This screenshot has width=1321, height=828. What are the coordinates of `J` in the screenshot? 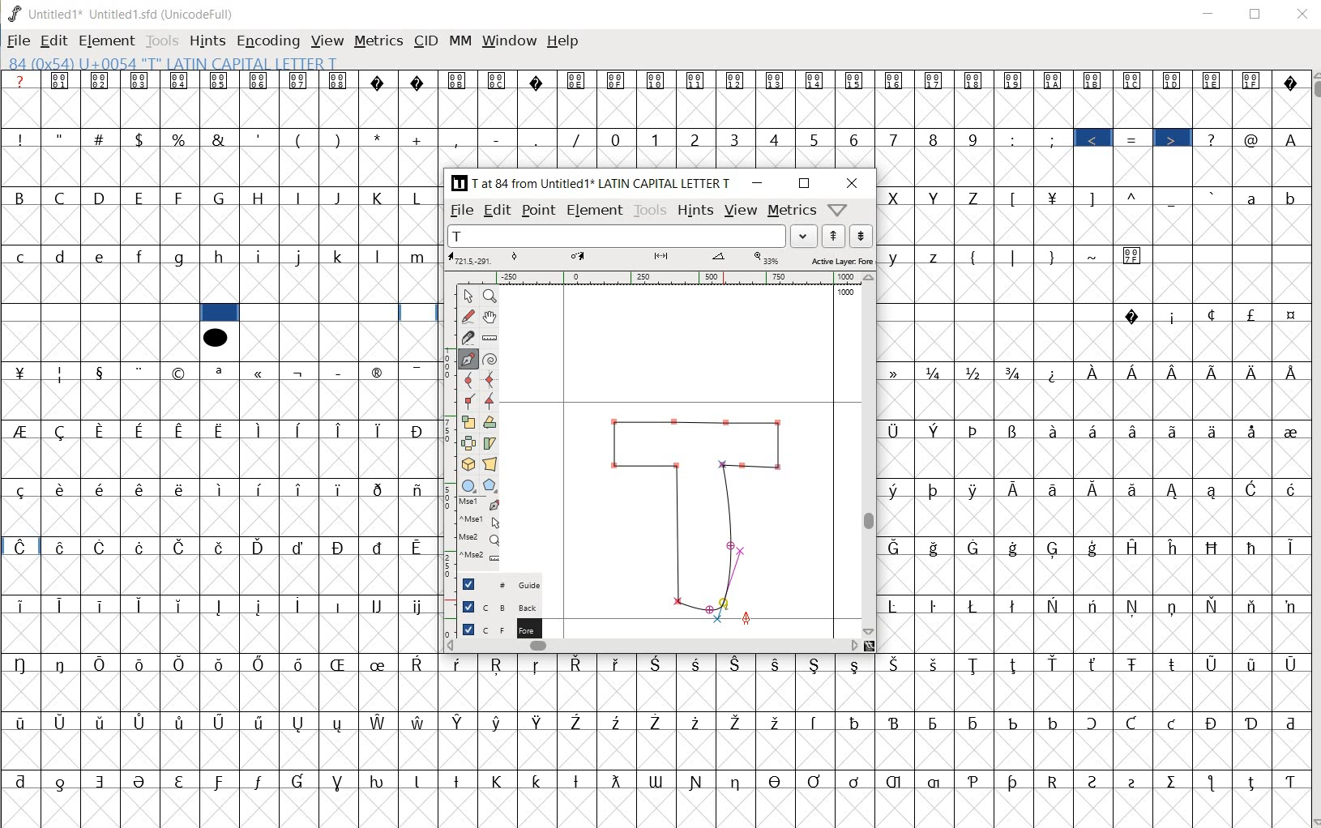 It's located at (340, 198).